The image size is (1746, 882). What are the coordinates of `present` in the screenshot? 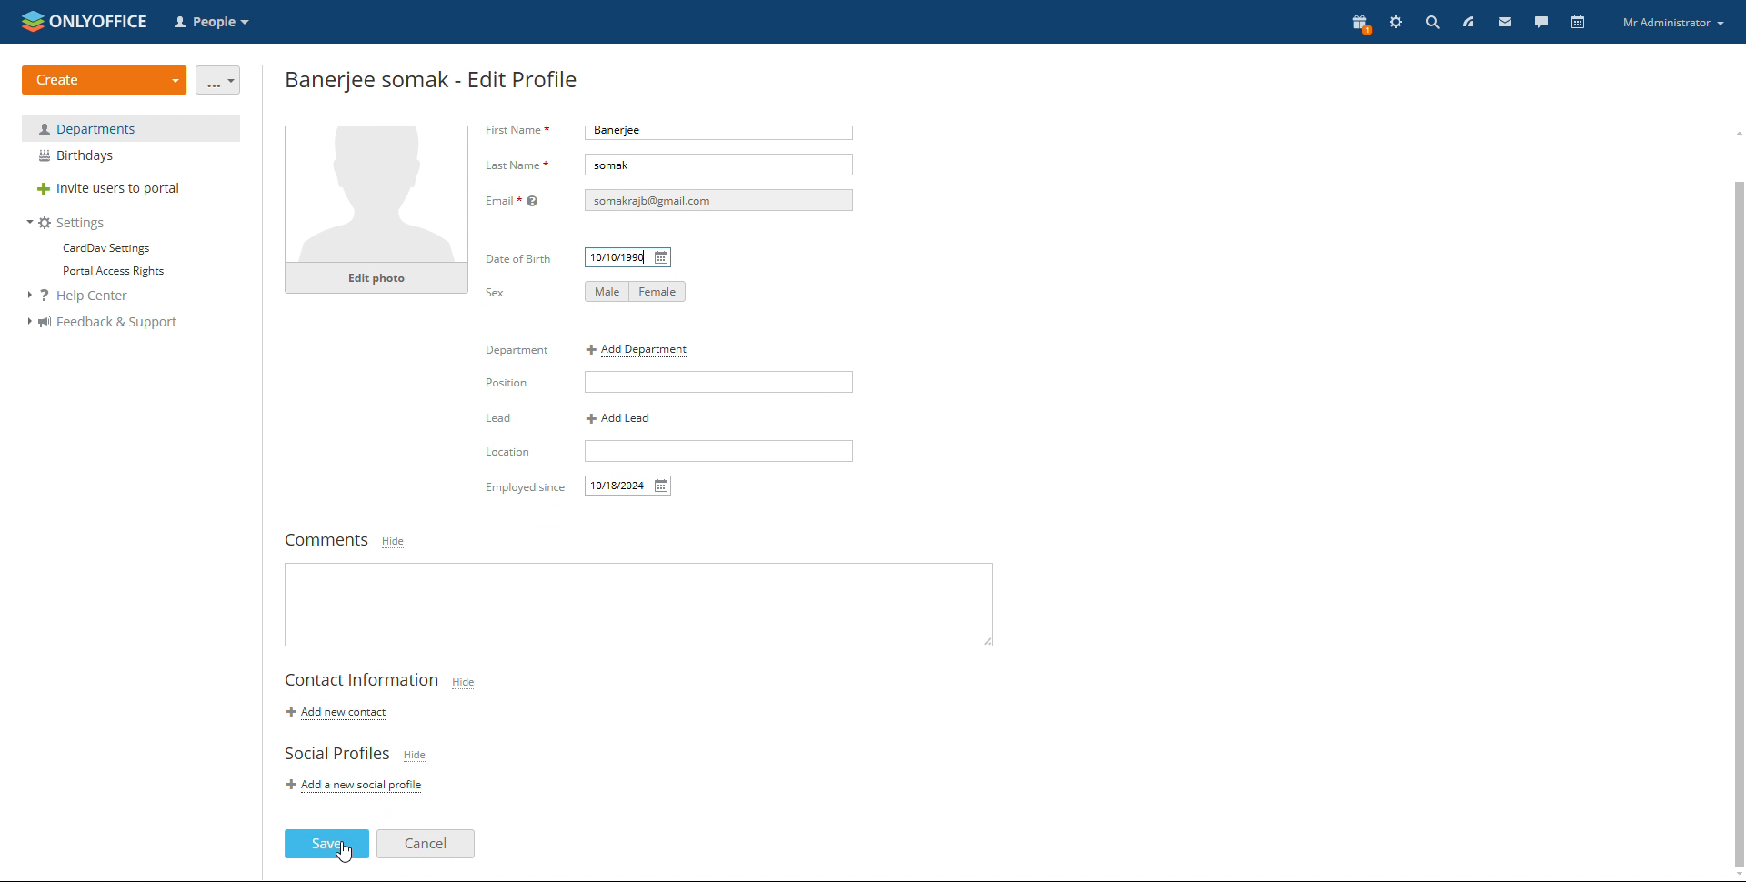 It's located at (1359, 25).